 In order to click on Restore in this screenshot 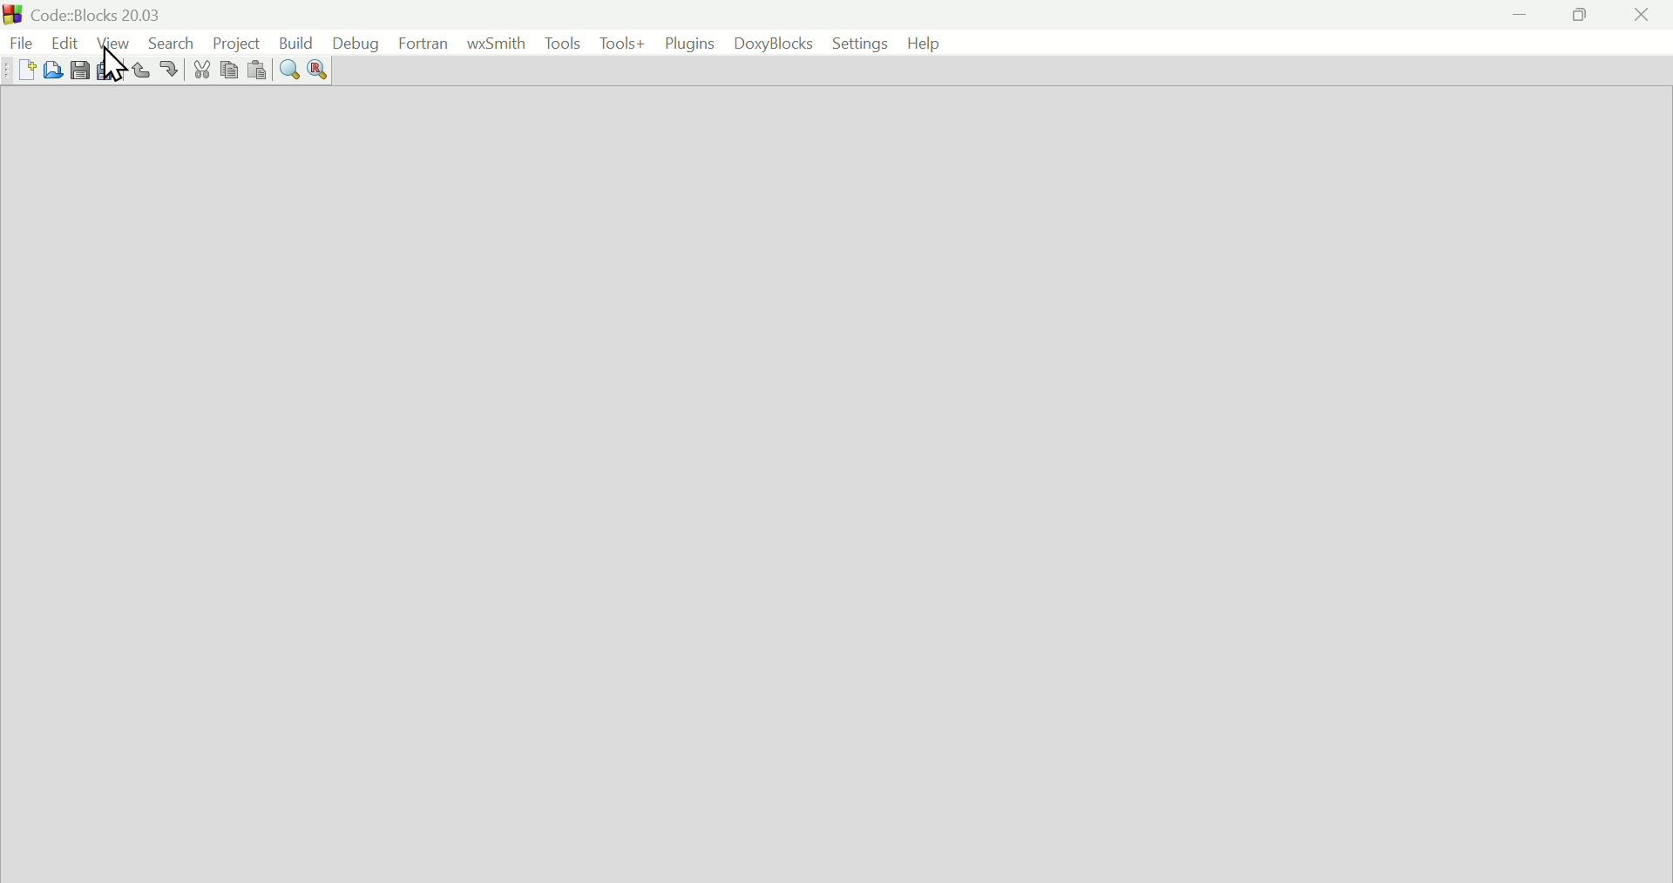, I will do `click(1575, 15)`.